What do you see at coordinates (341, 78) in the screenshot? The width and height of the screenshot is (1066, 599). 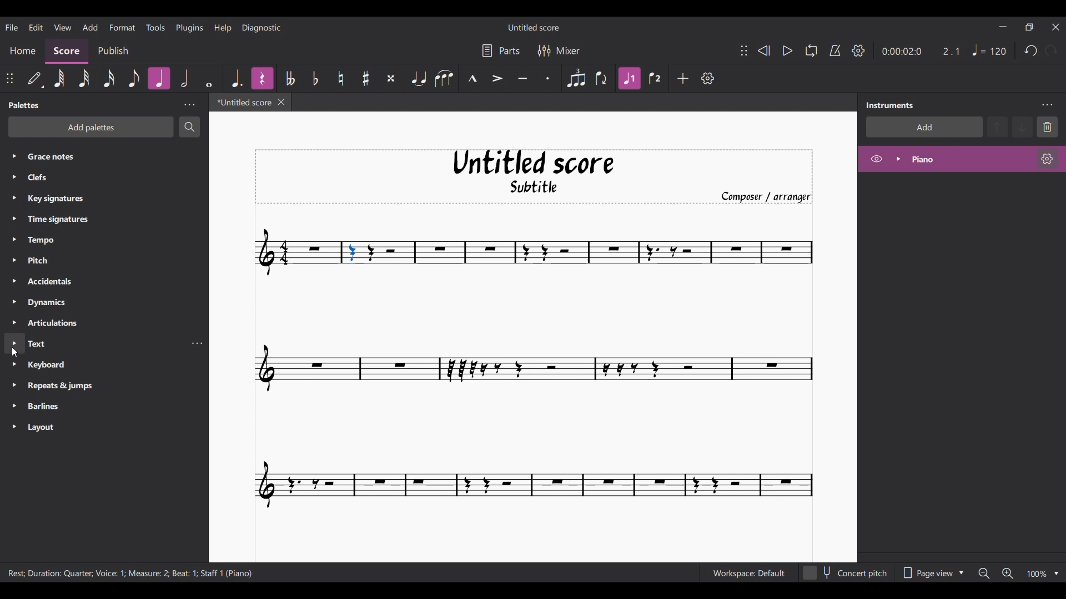 I see `Toggle natural` at bounding box center [341, 78].